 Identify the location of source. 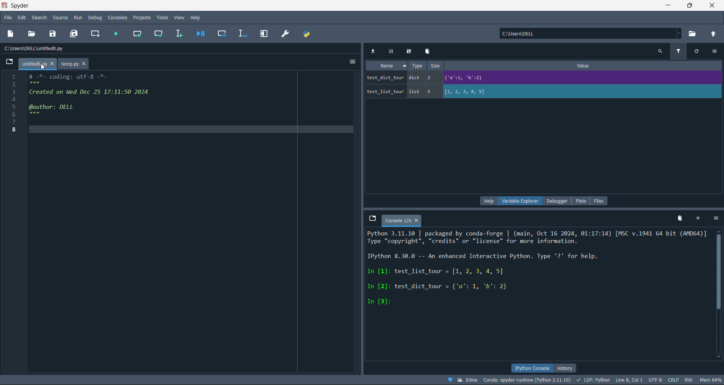
(60, 17).